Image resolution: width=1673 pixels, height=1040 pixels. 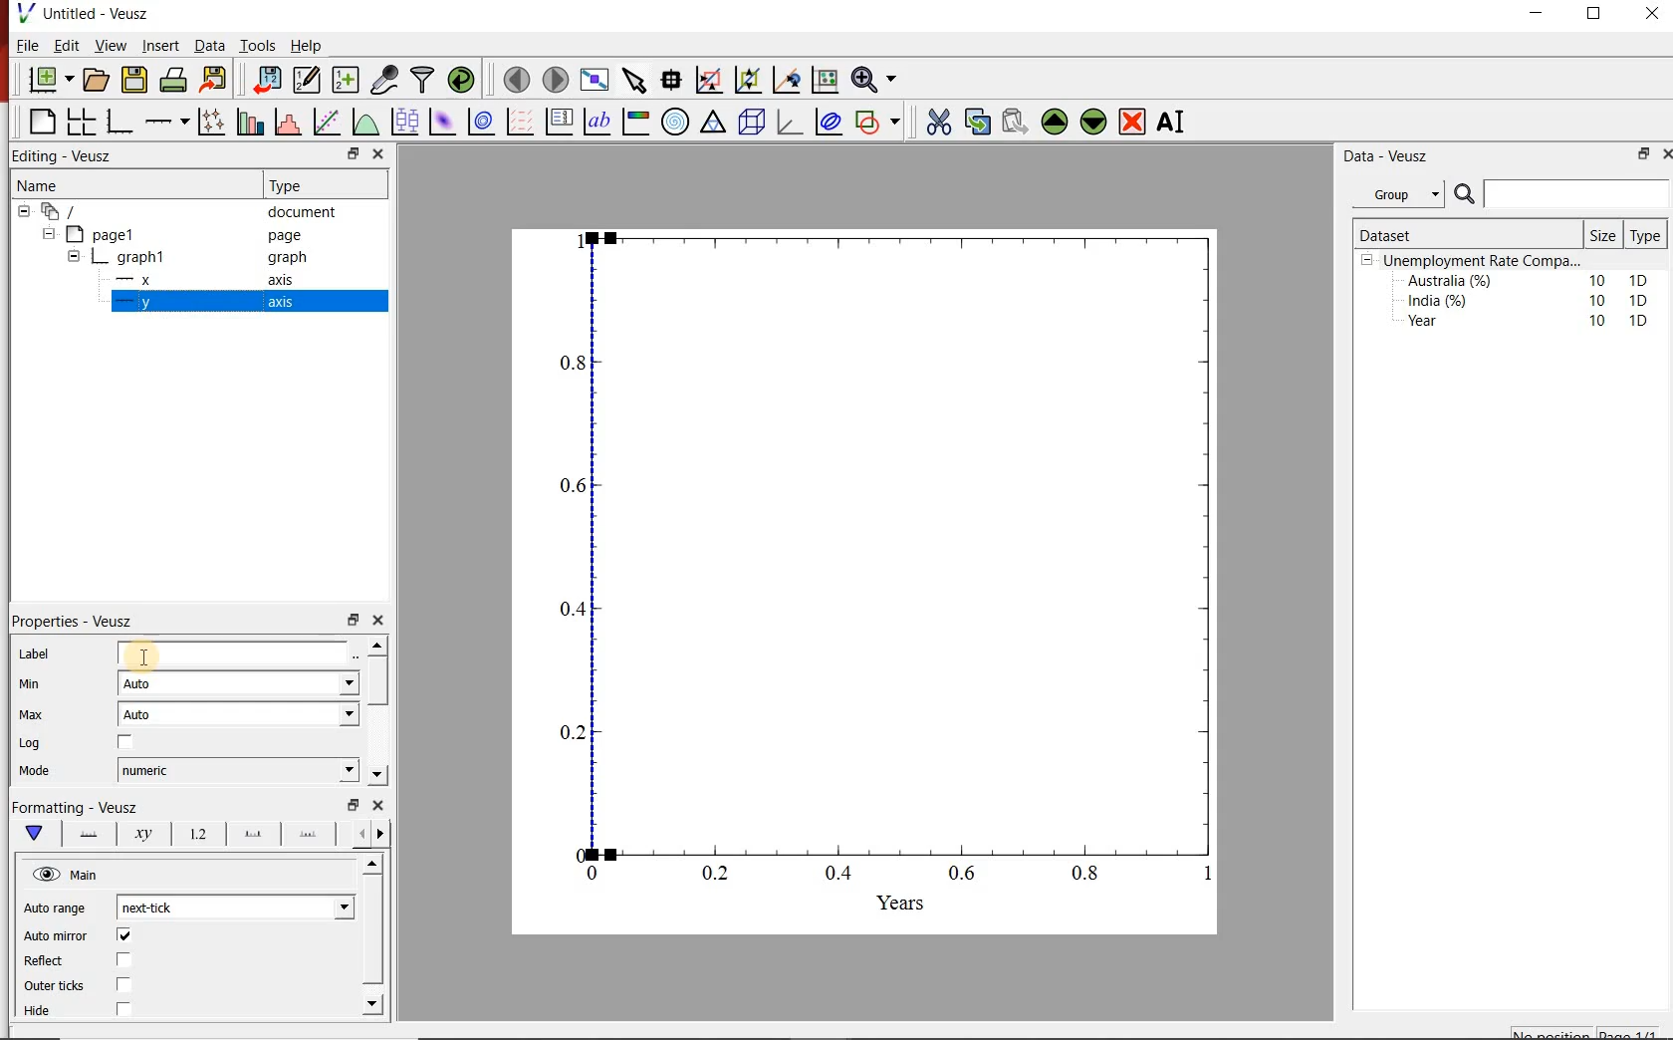 What do you see at coordinates (830, 122) in the screenshot?
I see `plot covariance ellipses` at bounding box center [830, 122].